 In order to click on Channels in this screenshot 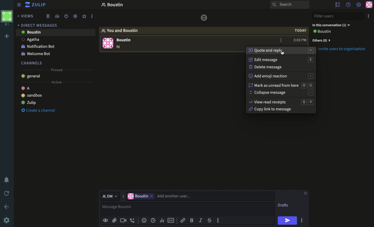, I will do `click(33, 62)`.